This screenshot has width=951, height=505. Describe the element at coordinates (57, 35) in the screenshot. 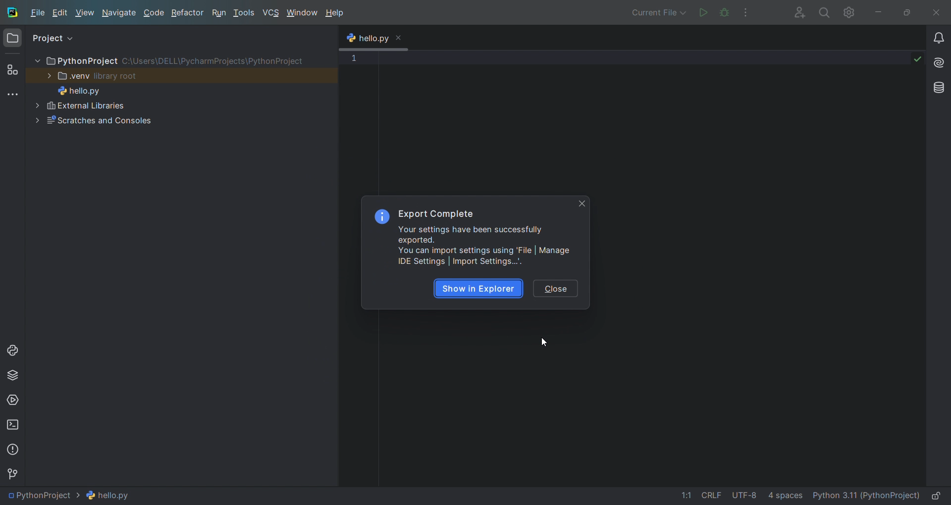

I see `project view` at that location.